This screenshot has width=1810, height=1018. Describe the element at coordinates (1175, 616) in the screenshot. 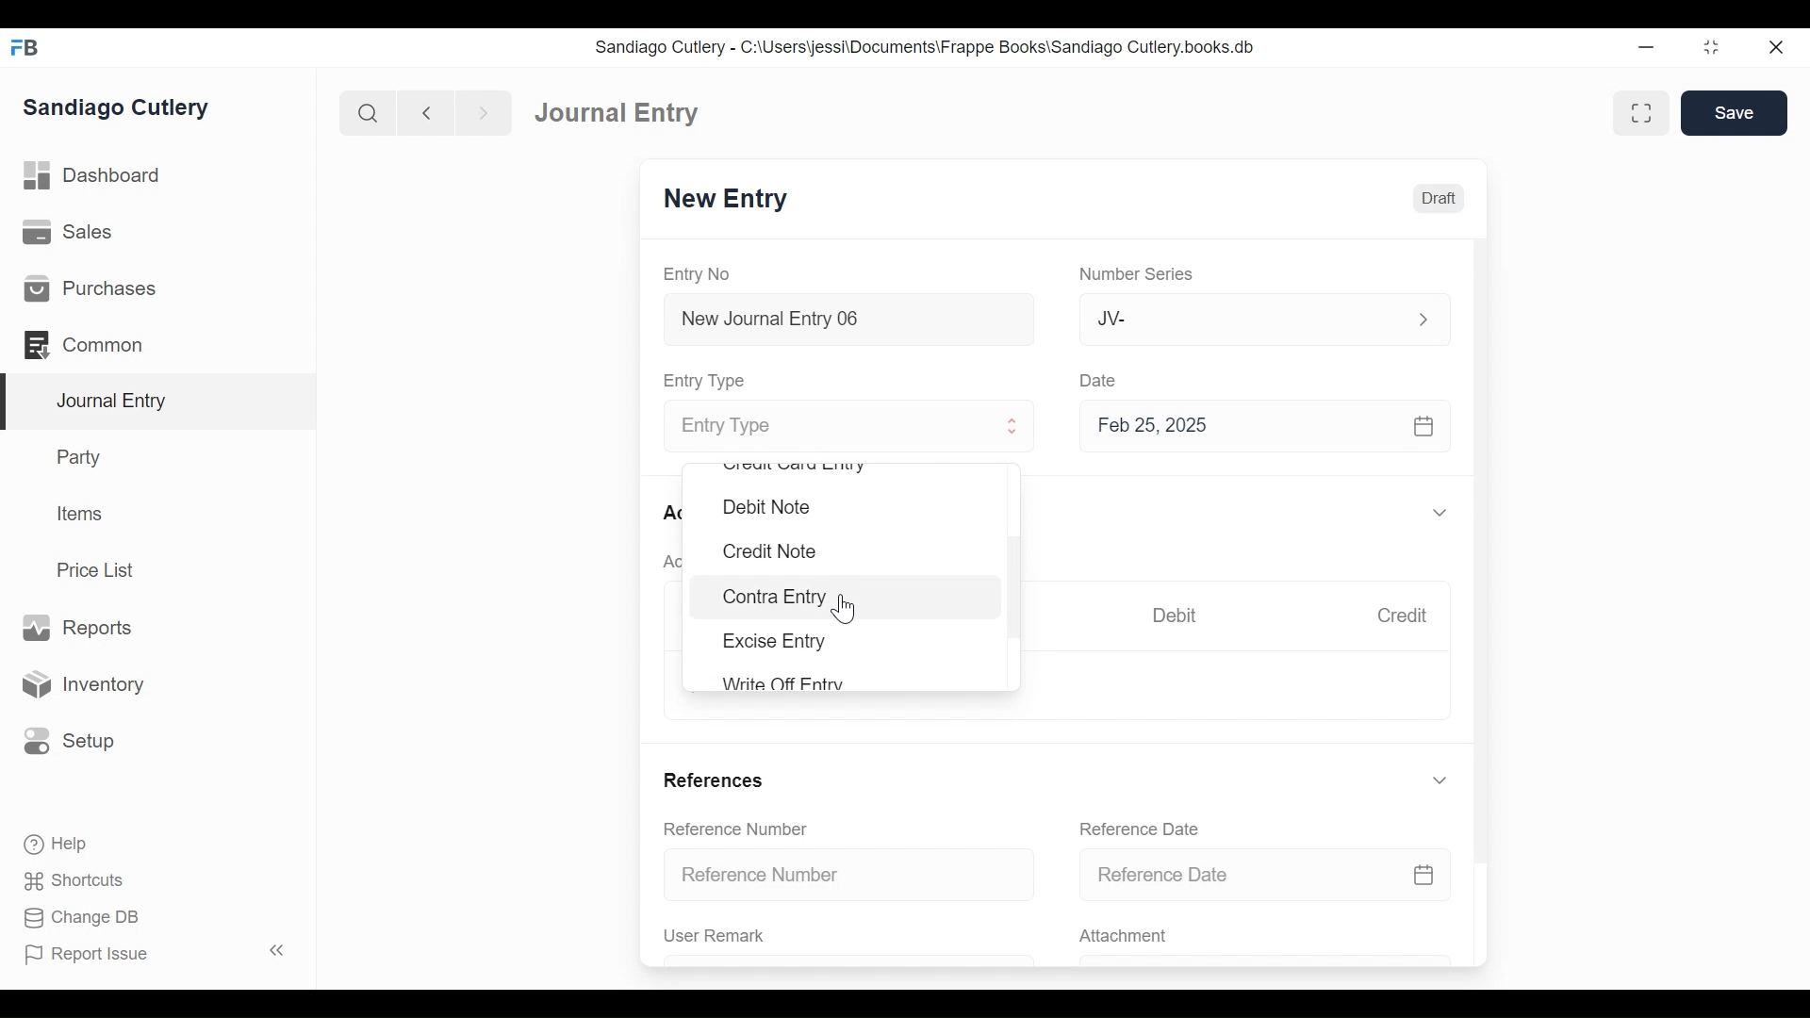

I see `Debit` at that location.